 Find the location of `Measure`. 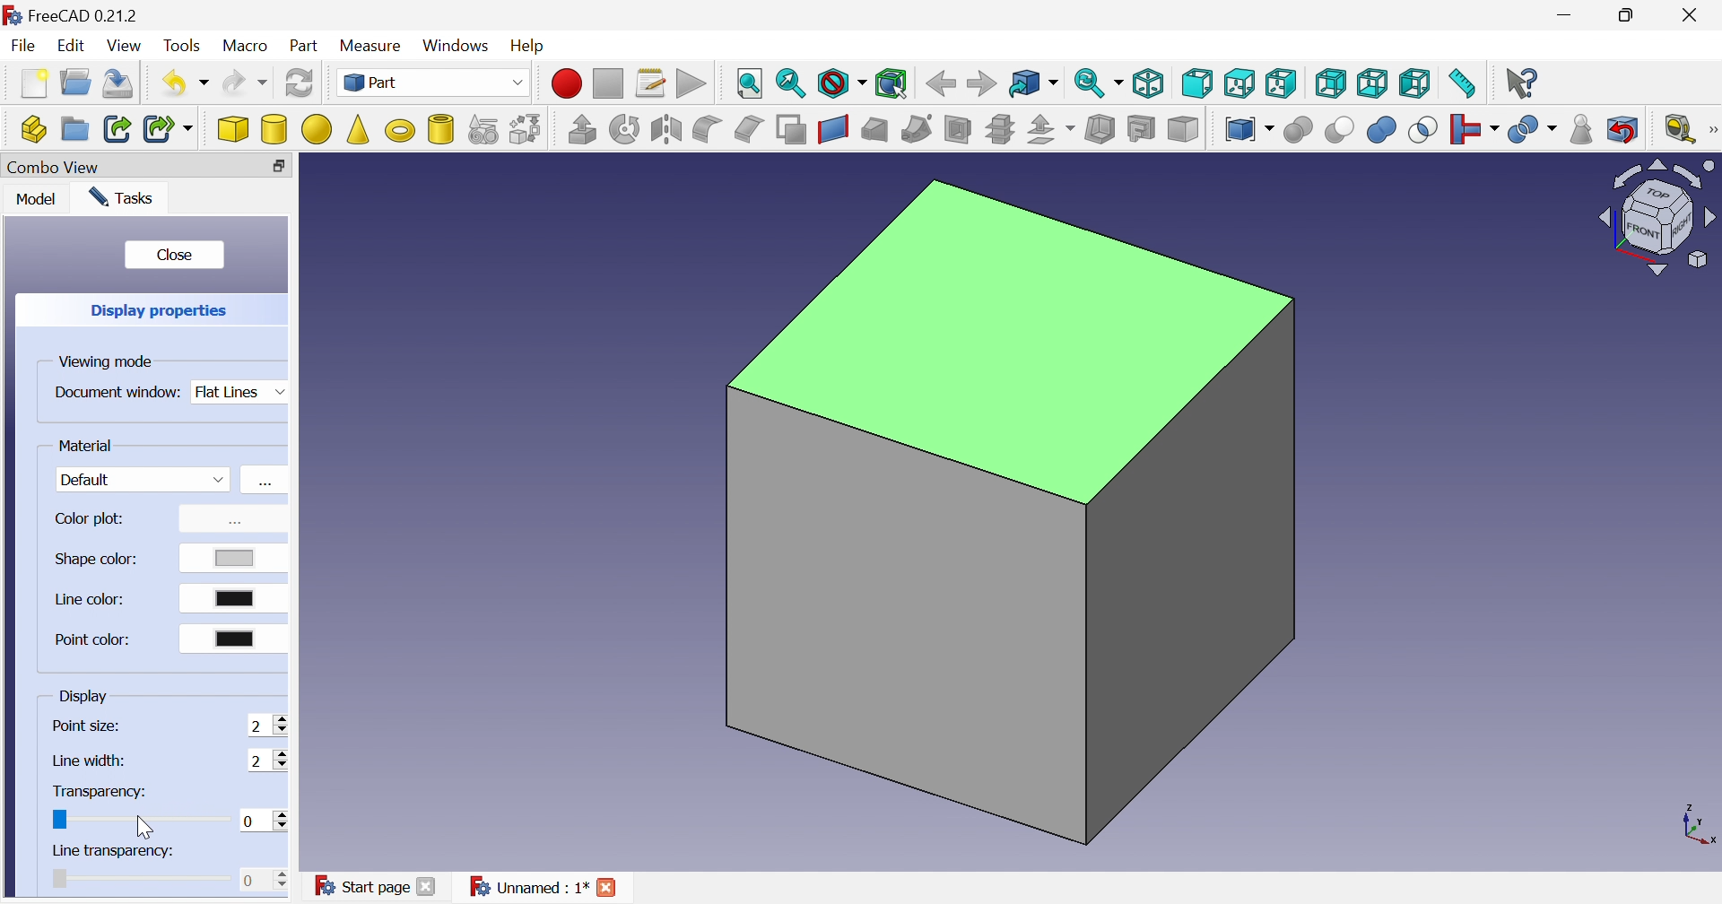

Measure is located at coordinates (375, 48).